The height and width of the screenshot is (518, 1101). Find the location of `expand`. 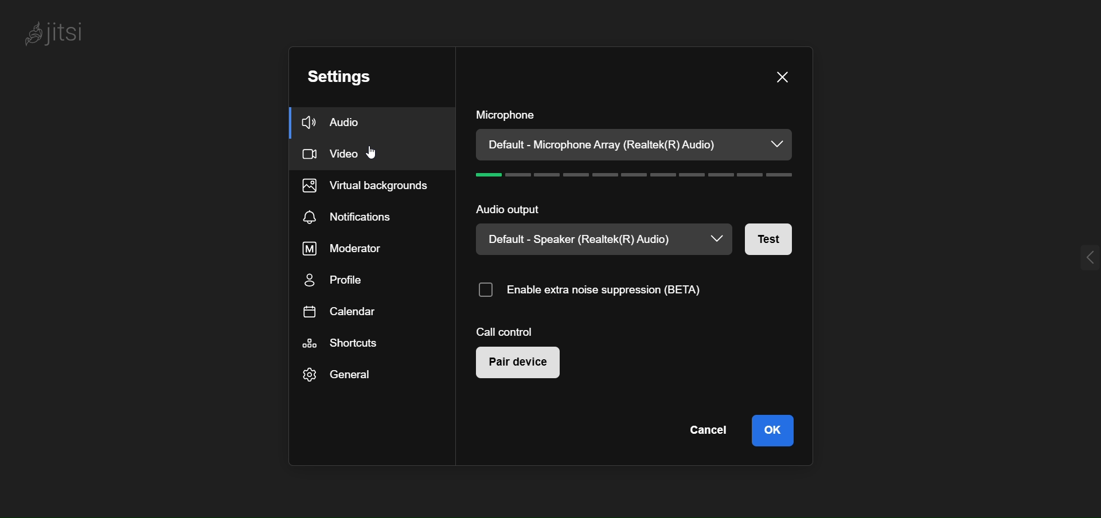

expand is located at coordinates (1080, 260).